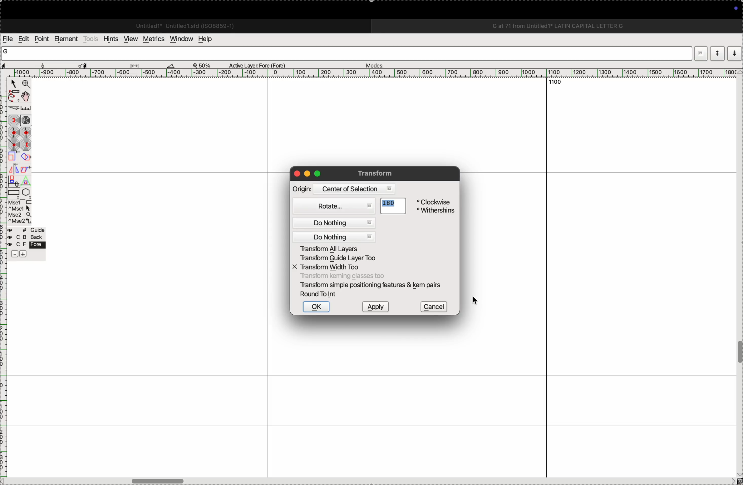 Image resolution: width=743 pixels, height=485 pixels. I want to click on show previous word list, so click(735, 53).